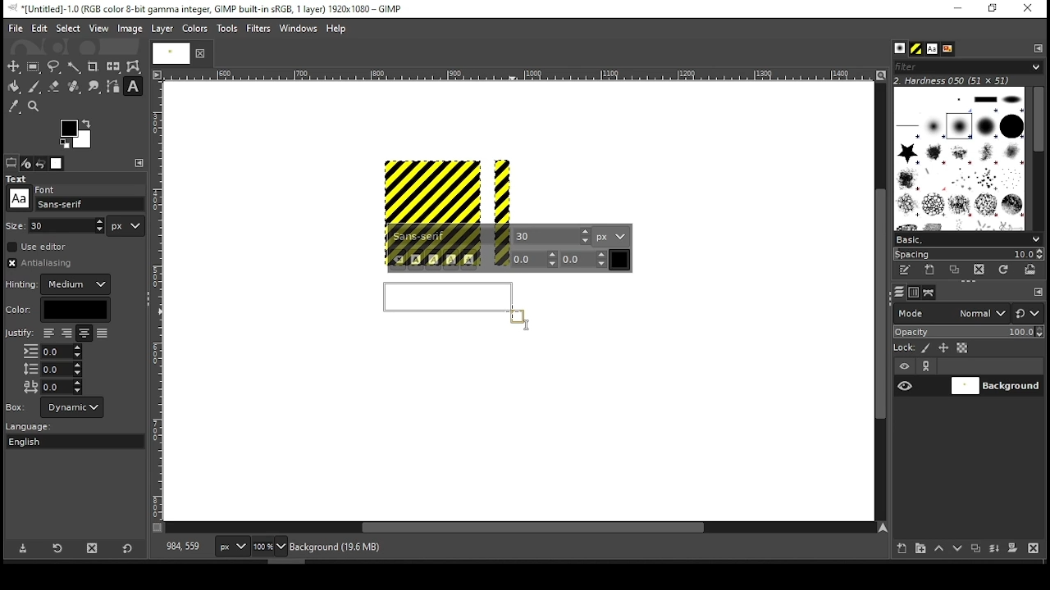 The image size is (1050, 590). Describe the element at coordinates (195, 28) in the screenshot. I see `color` at that location.